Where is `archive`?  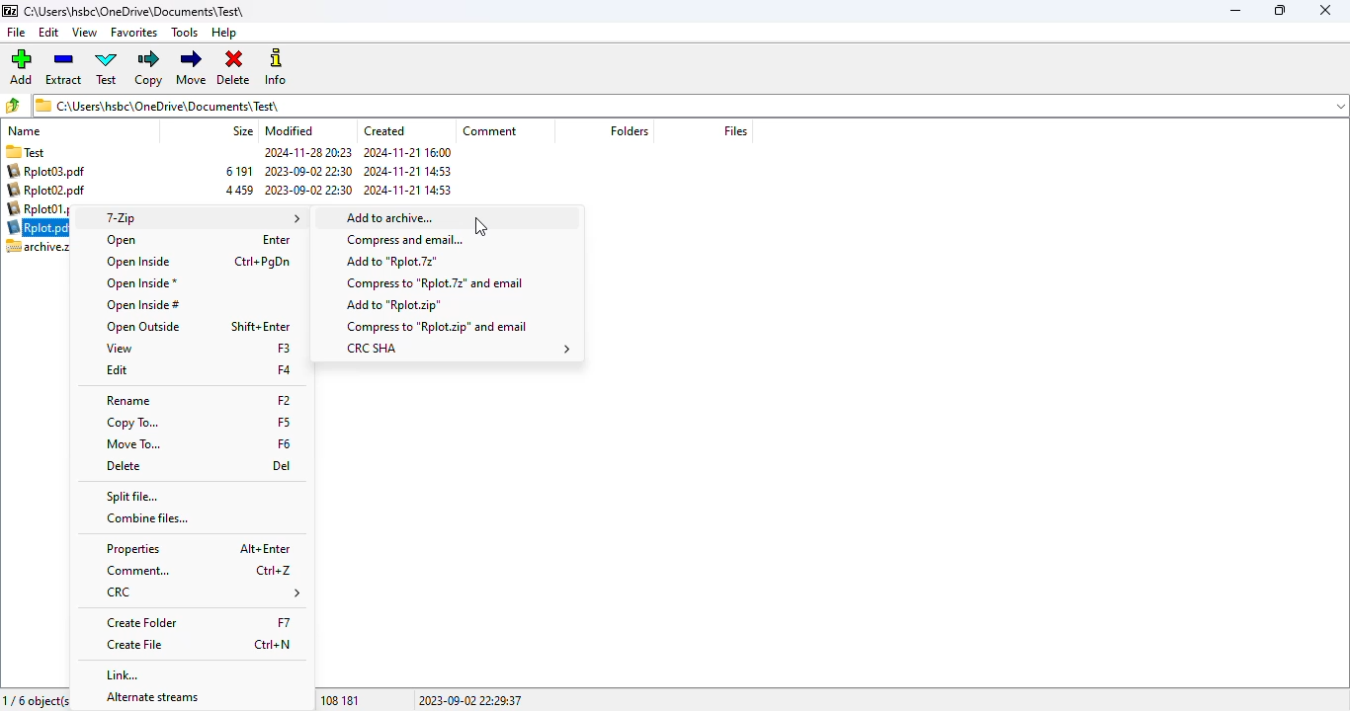 archive is located at coordinates (34, 247).